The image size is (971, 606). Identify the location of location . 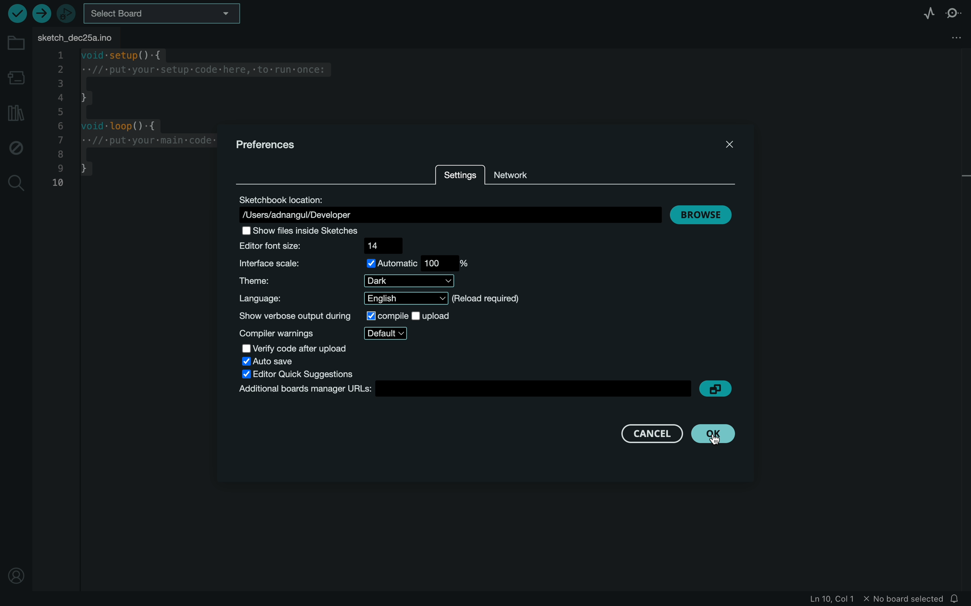
(451, 206).